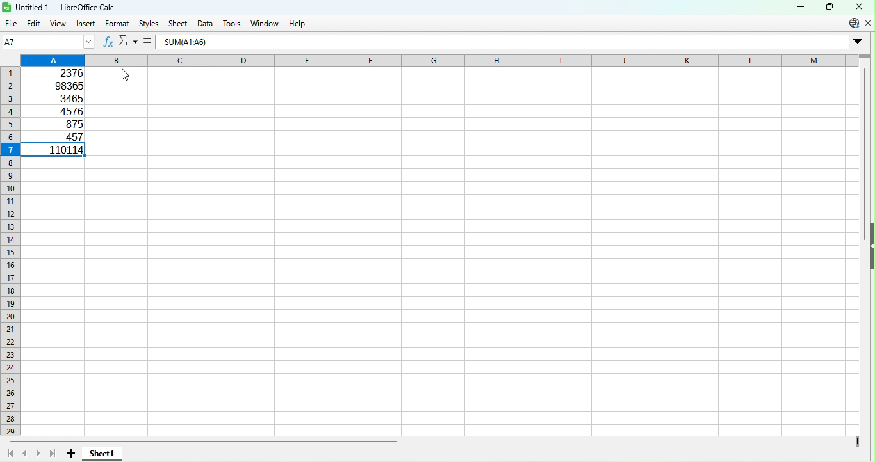 The height and width of the screenshot is (462, 875). I want to click on Accept, so click(143, 40).